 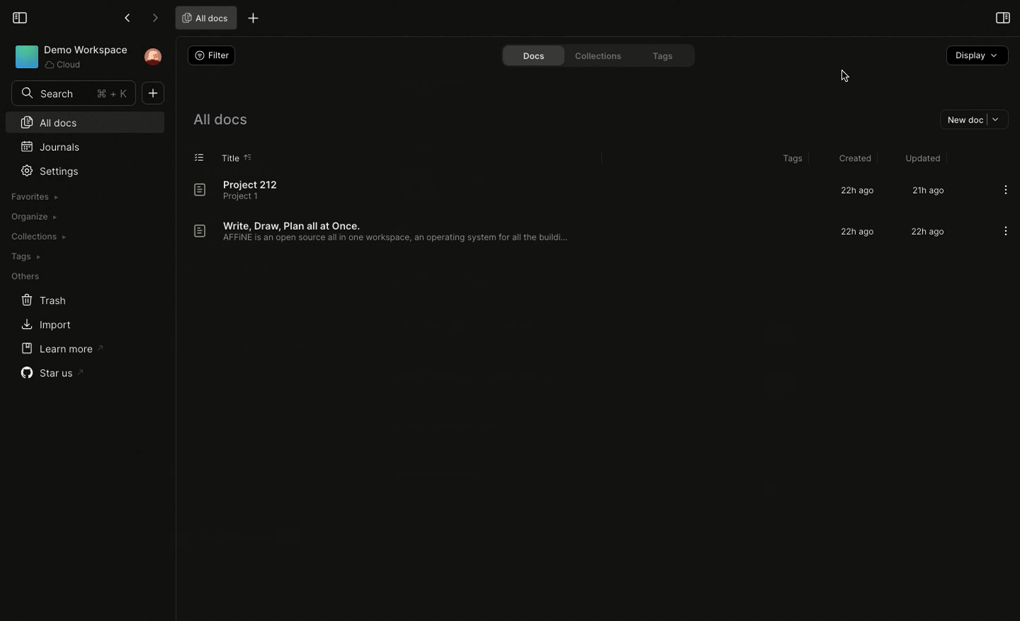 What do you see at coordinates (25, 257) in the screenshot?
I see `Tags` at bounding box center [25, 257].